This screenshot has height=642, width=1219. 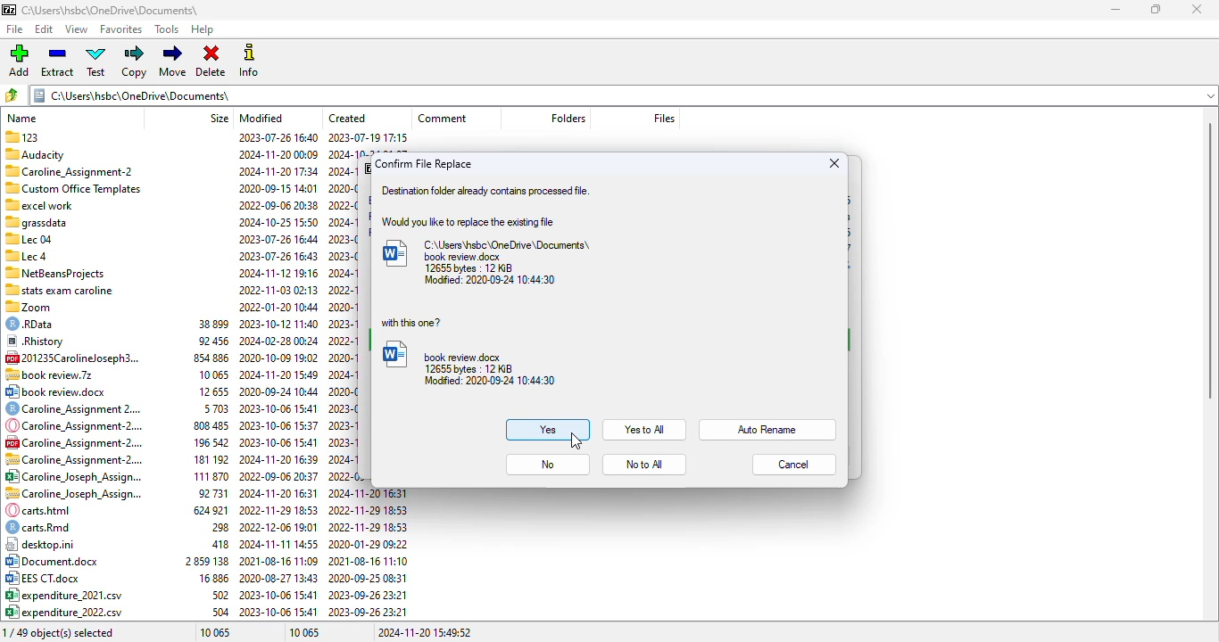 What do you see at coordinates (12, 95) in the screenshot?
I see `browse folders` at bounding box center [12, 95].